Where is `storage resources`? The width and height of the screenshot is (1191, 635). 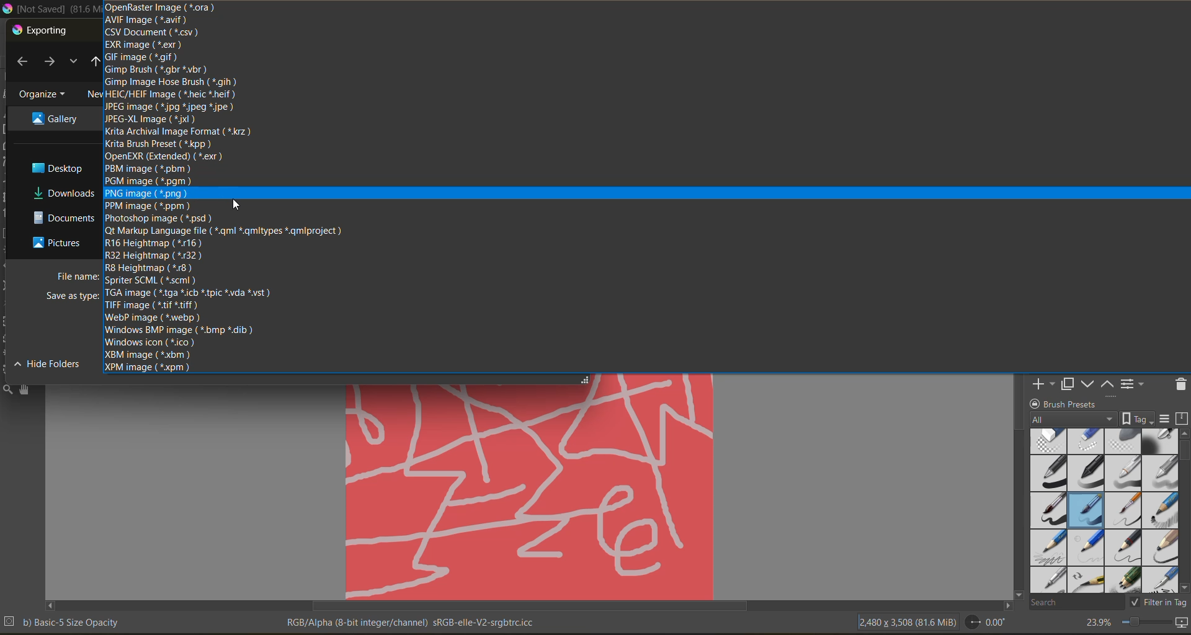
storage resources is located at coordinates (1184, 419).